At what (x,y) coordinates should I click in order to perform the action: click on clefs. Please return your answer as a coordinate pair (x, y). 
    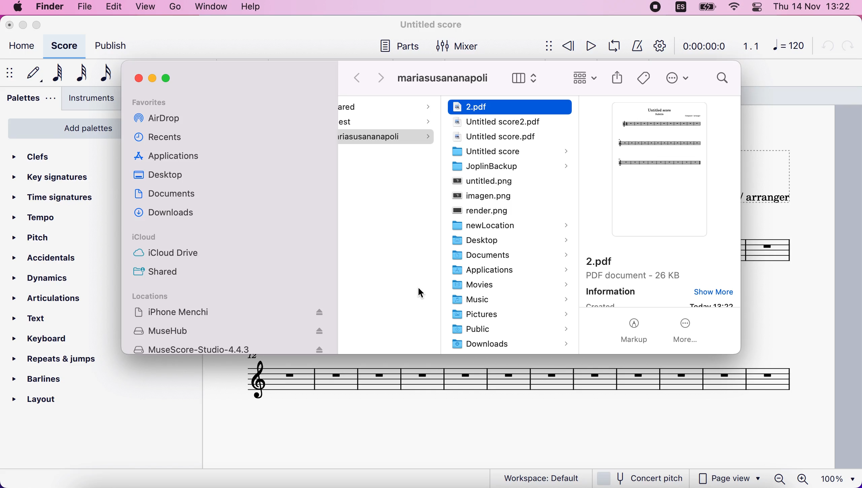
    Looking at the image, I should click on (42, 157).